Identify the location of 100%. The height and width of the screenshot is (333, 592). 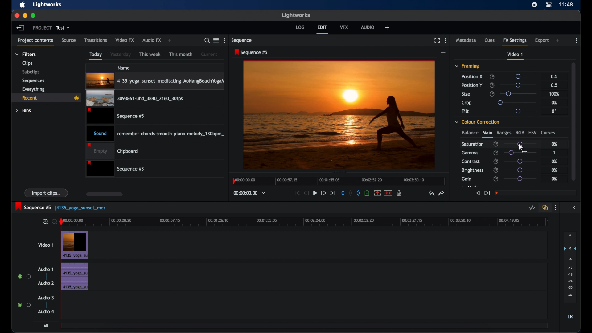
(554, 94).